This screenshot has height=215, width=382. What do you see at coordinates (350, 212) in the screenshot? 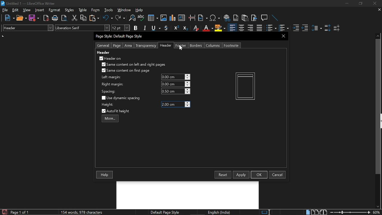
I see `Change zoom` at bounding box center [350, 212].